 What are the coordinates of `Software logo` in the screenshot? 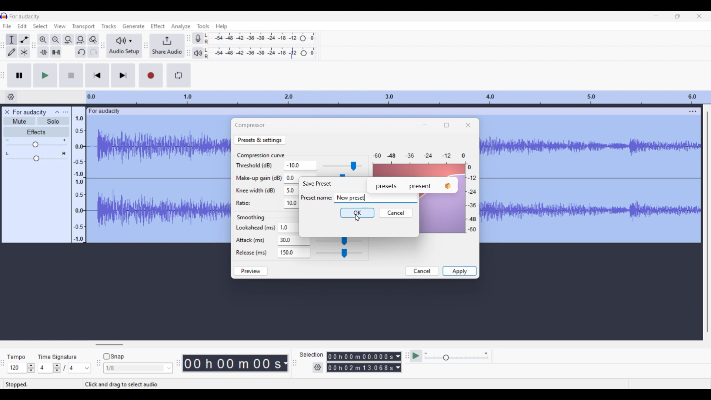 It's located at (4, 16).